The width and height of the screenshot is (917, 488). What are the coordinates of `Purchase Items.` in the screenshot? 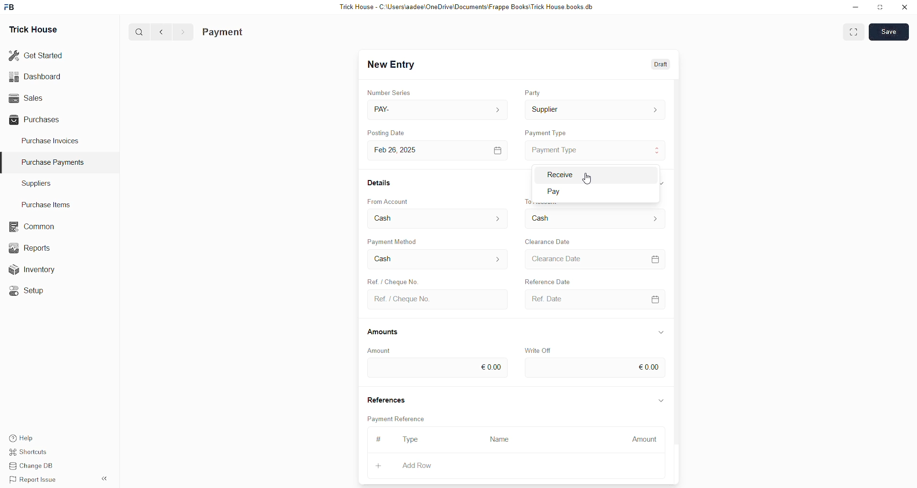 It's located at (44, 203).